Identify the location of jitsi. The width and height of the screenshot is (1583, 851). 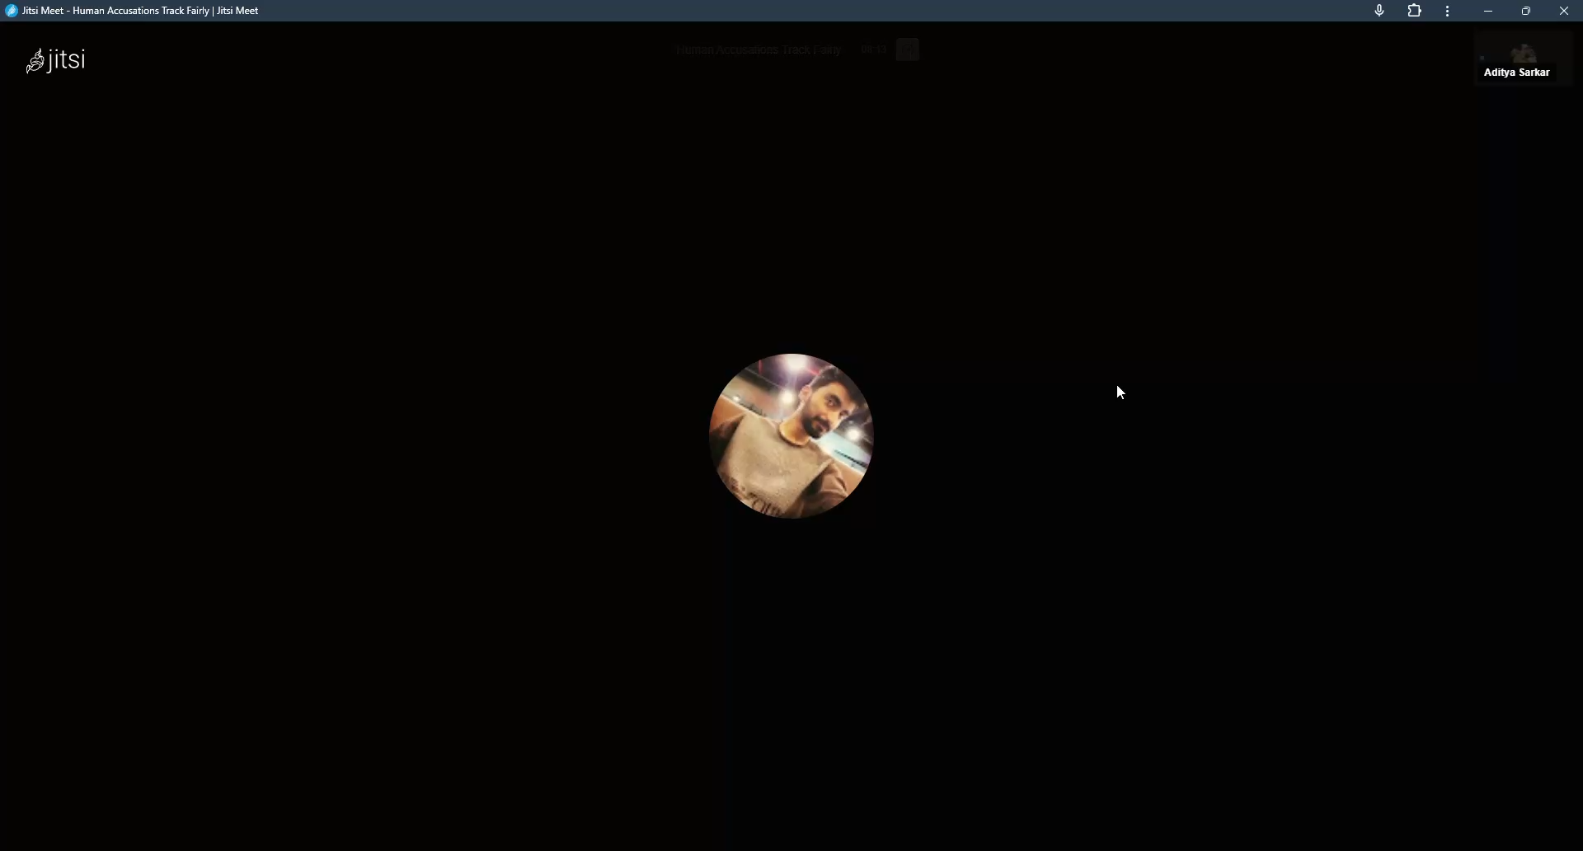
(64, 59).